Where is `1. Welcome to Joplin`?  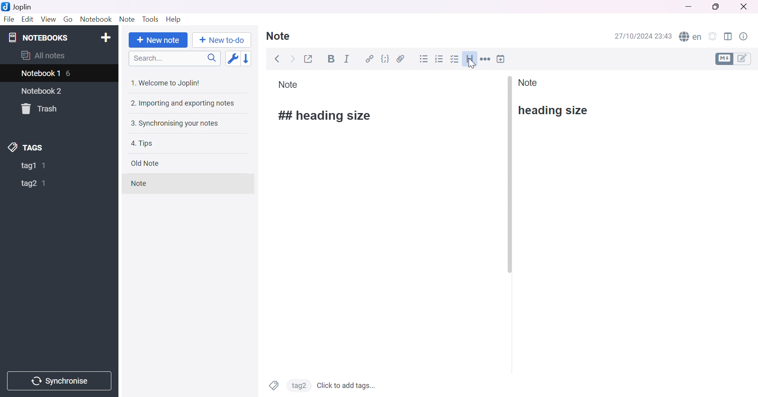 1. Welcome to Joplin is located at coordinates (166, 83).